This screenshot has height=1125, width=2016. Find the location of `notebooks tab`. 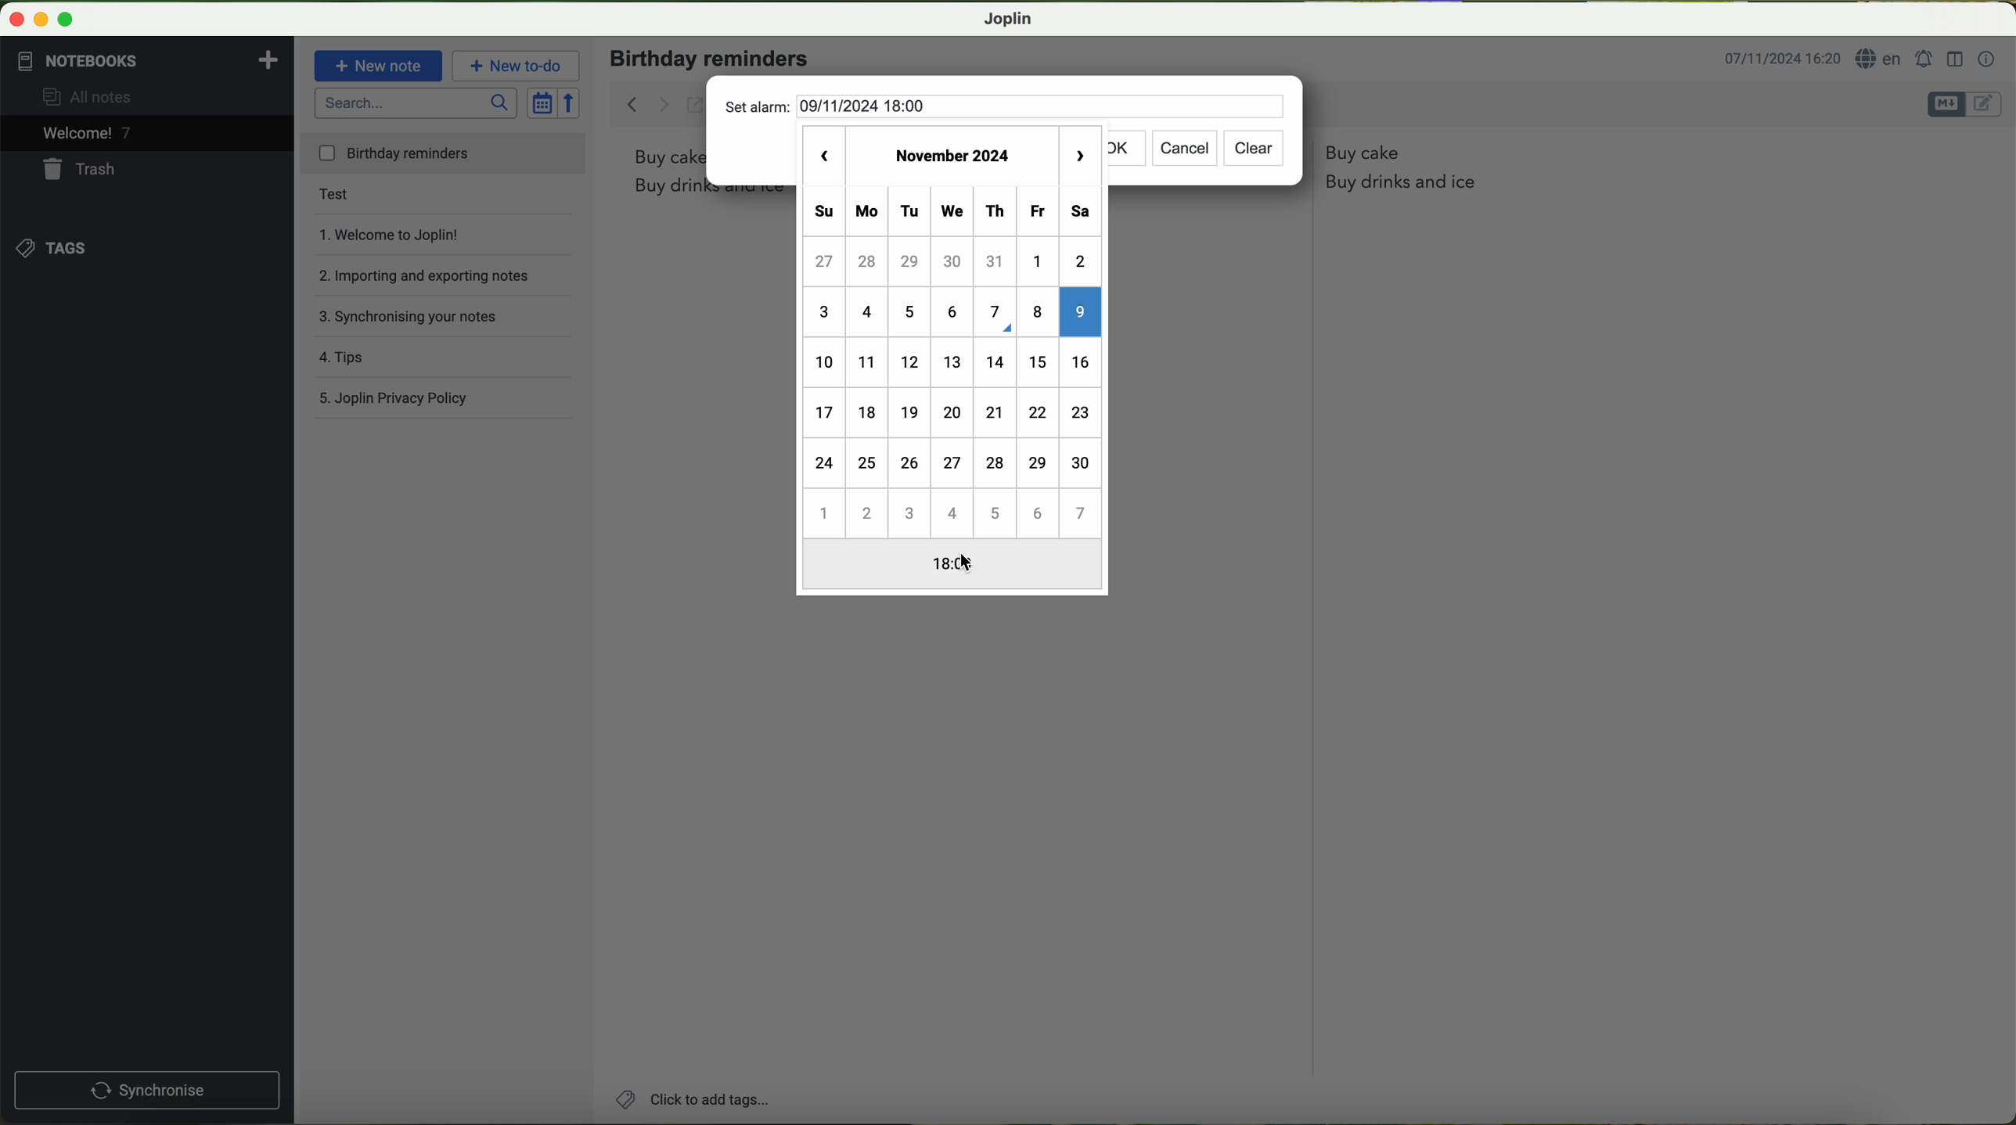

notebooks tab is located at coordinates (147, 61).